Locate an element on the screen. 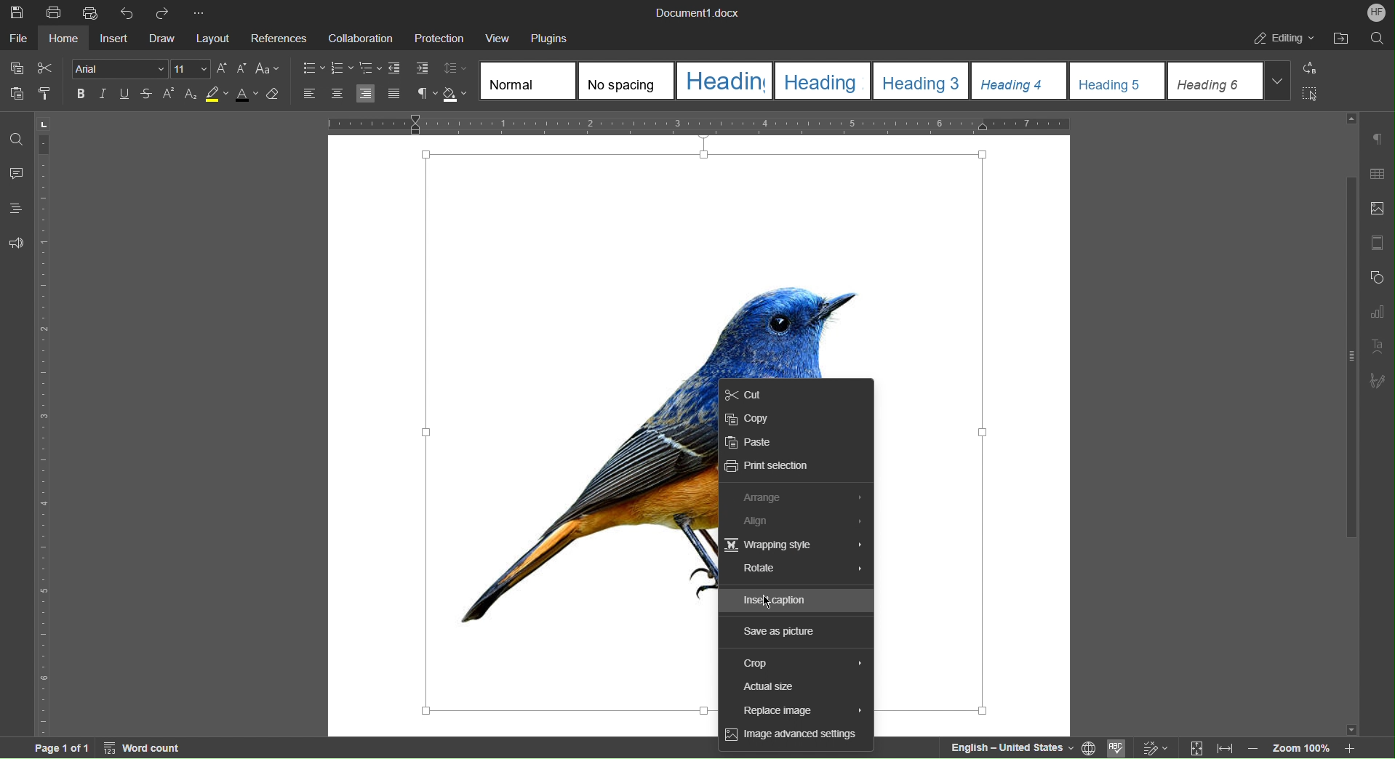 The height and width of the screenshot is (759, 1395). Copy Style is located at coordinates (46, 93).